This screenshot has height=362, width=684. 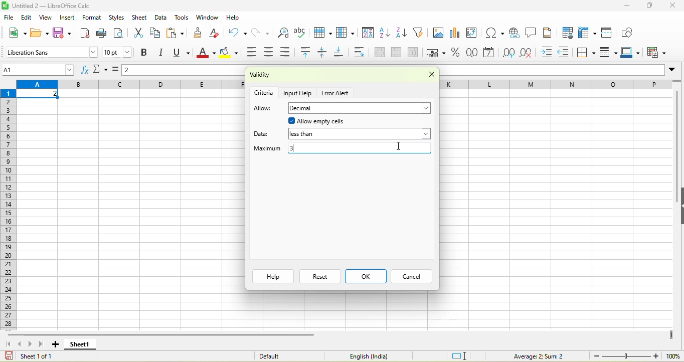 What do you see at coordinates (548, 32) in the screenshot?
I see `headers and footers` at bounding box center [548, 32].